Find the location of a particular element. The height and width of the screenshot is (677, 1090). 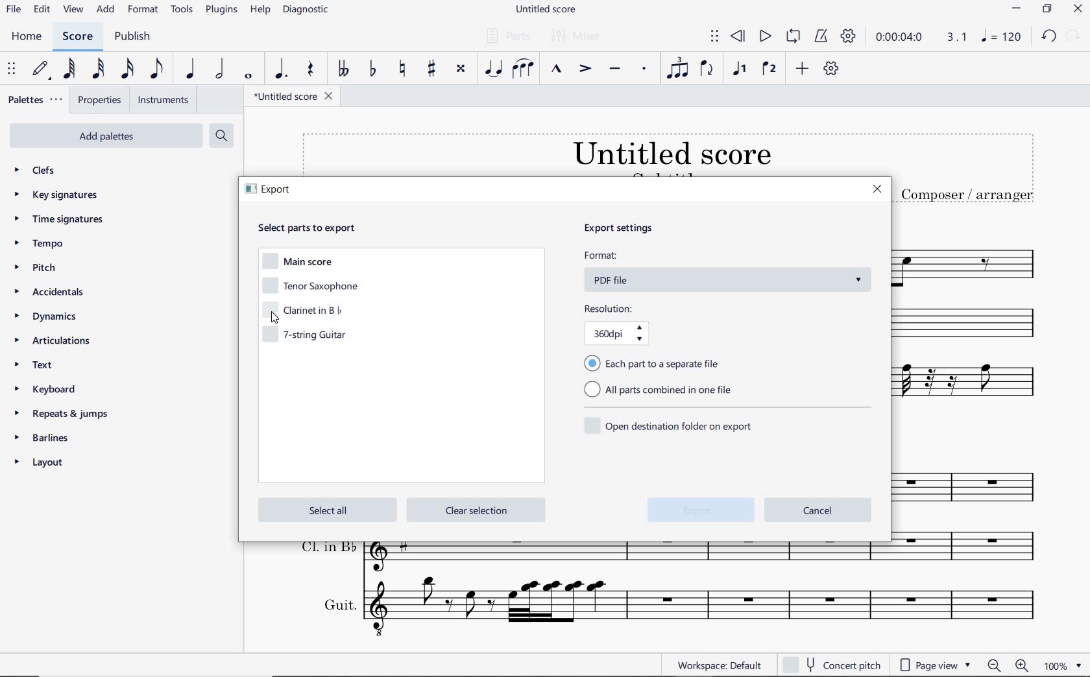

16TH NOTE is located at coordinates (128, 69).